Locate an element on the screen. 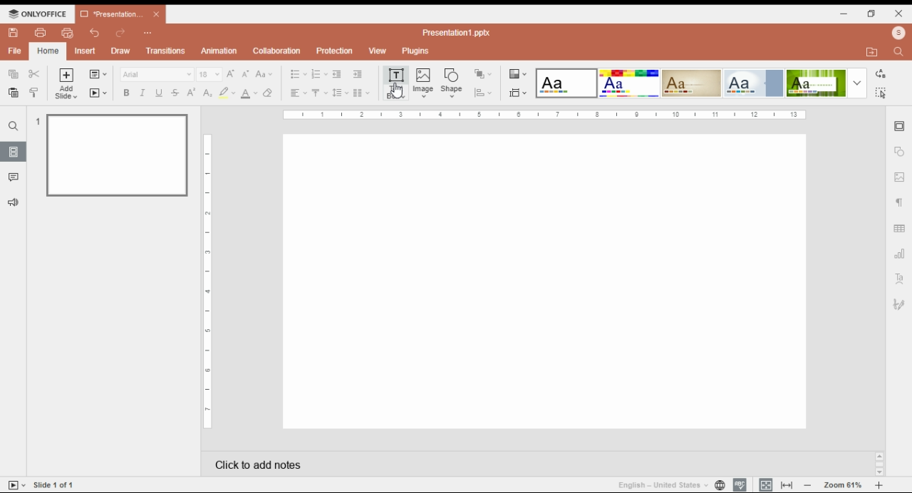 This screenshot has height=493, width=912. horizontal alignment is located at coordinates (297, 93).